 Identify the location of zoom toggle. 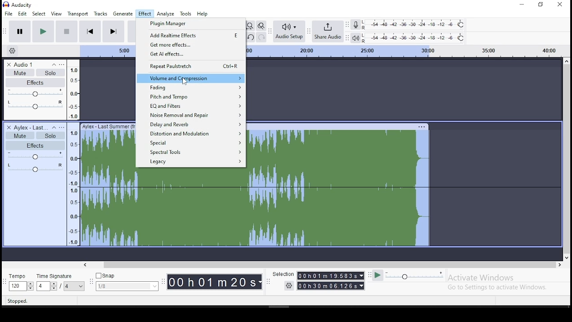
(261, 25).